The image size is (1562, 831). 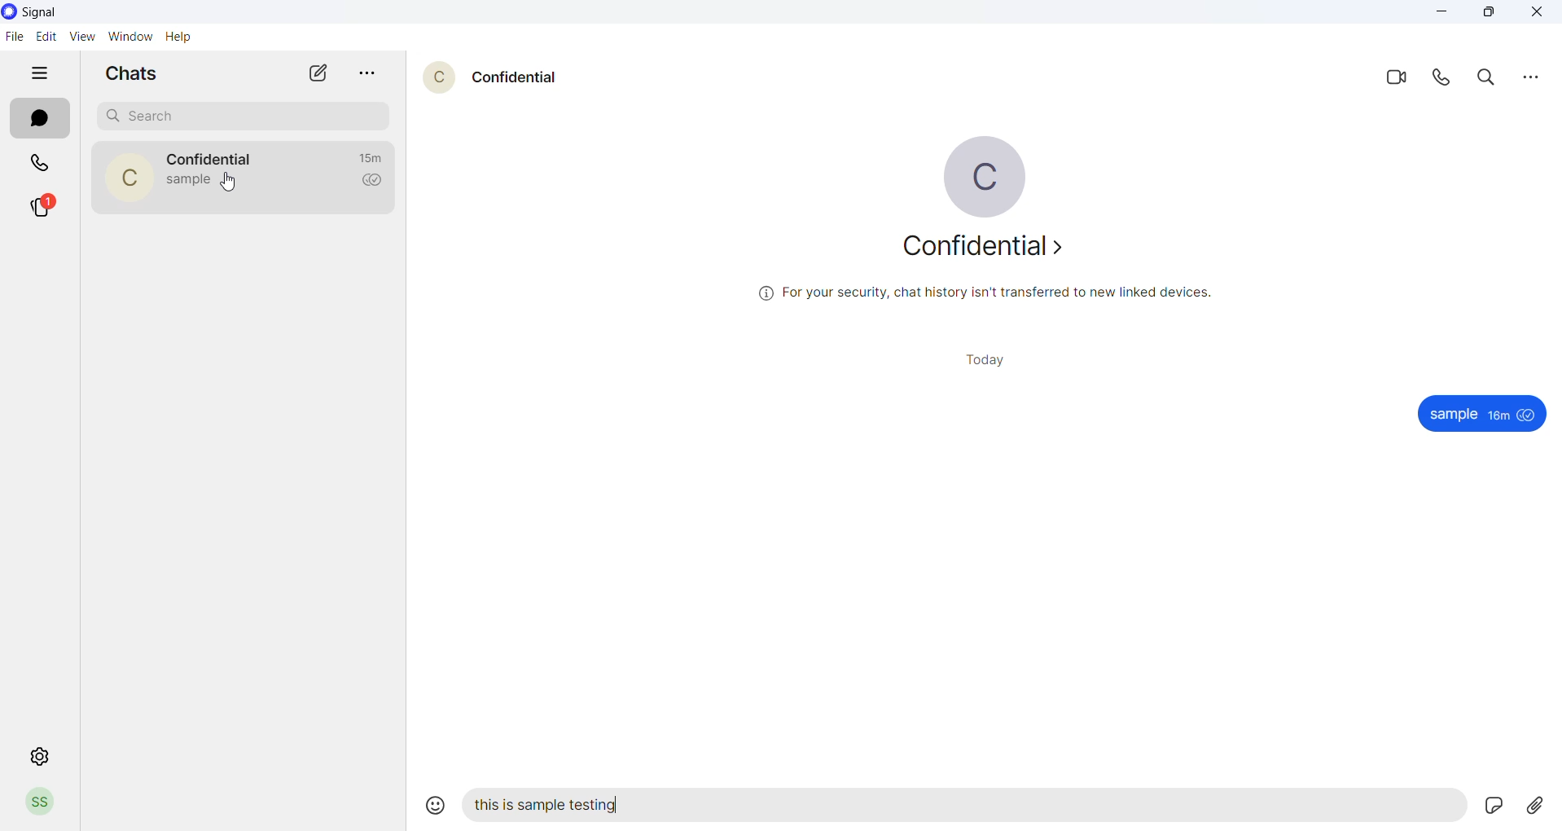 What do you see at coordinates (131, 74) in the screenshot?
I see `chats heading` at bounding box center [131, 74].